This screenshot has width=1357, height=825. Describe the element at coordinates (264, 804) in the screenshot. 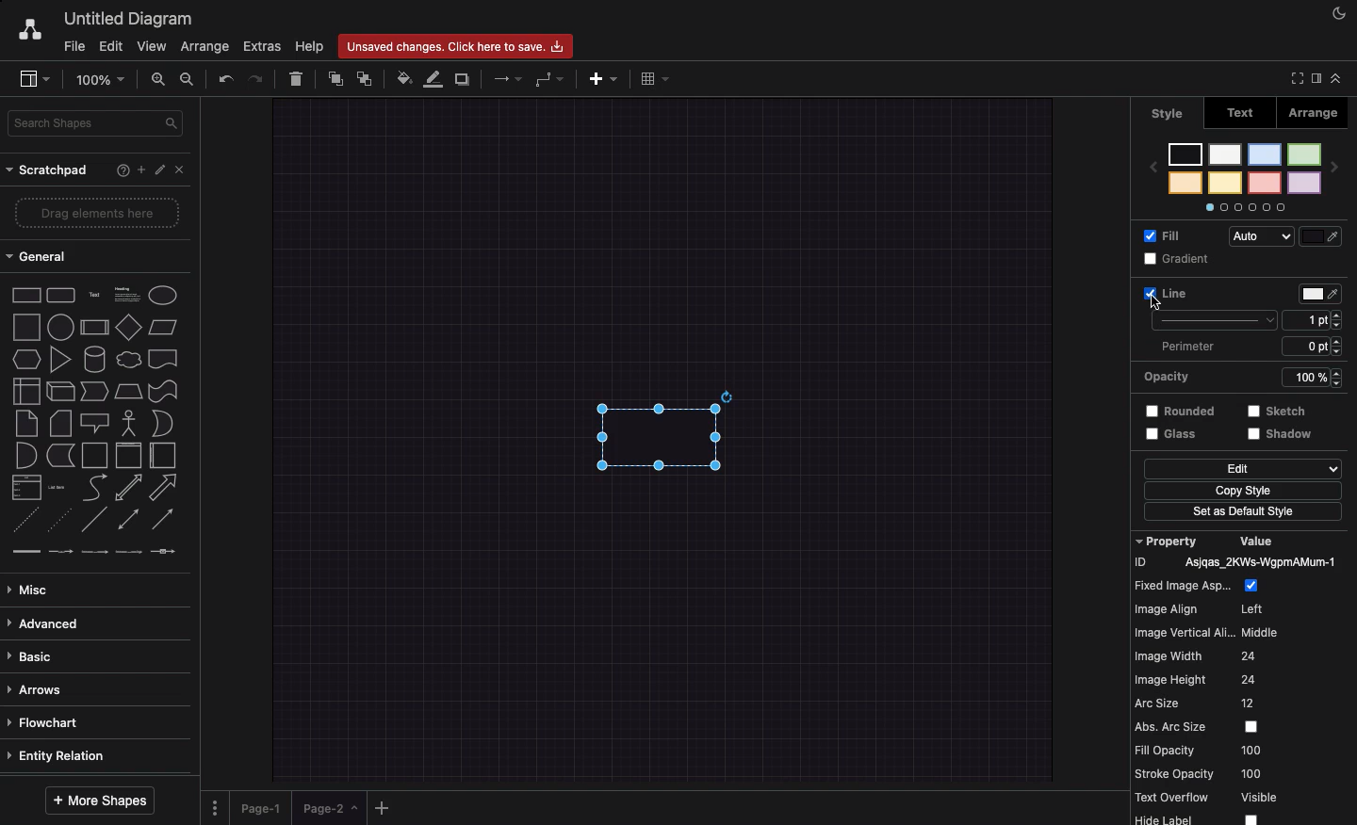

I see `Page 1` at that location.